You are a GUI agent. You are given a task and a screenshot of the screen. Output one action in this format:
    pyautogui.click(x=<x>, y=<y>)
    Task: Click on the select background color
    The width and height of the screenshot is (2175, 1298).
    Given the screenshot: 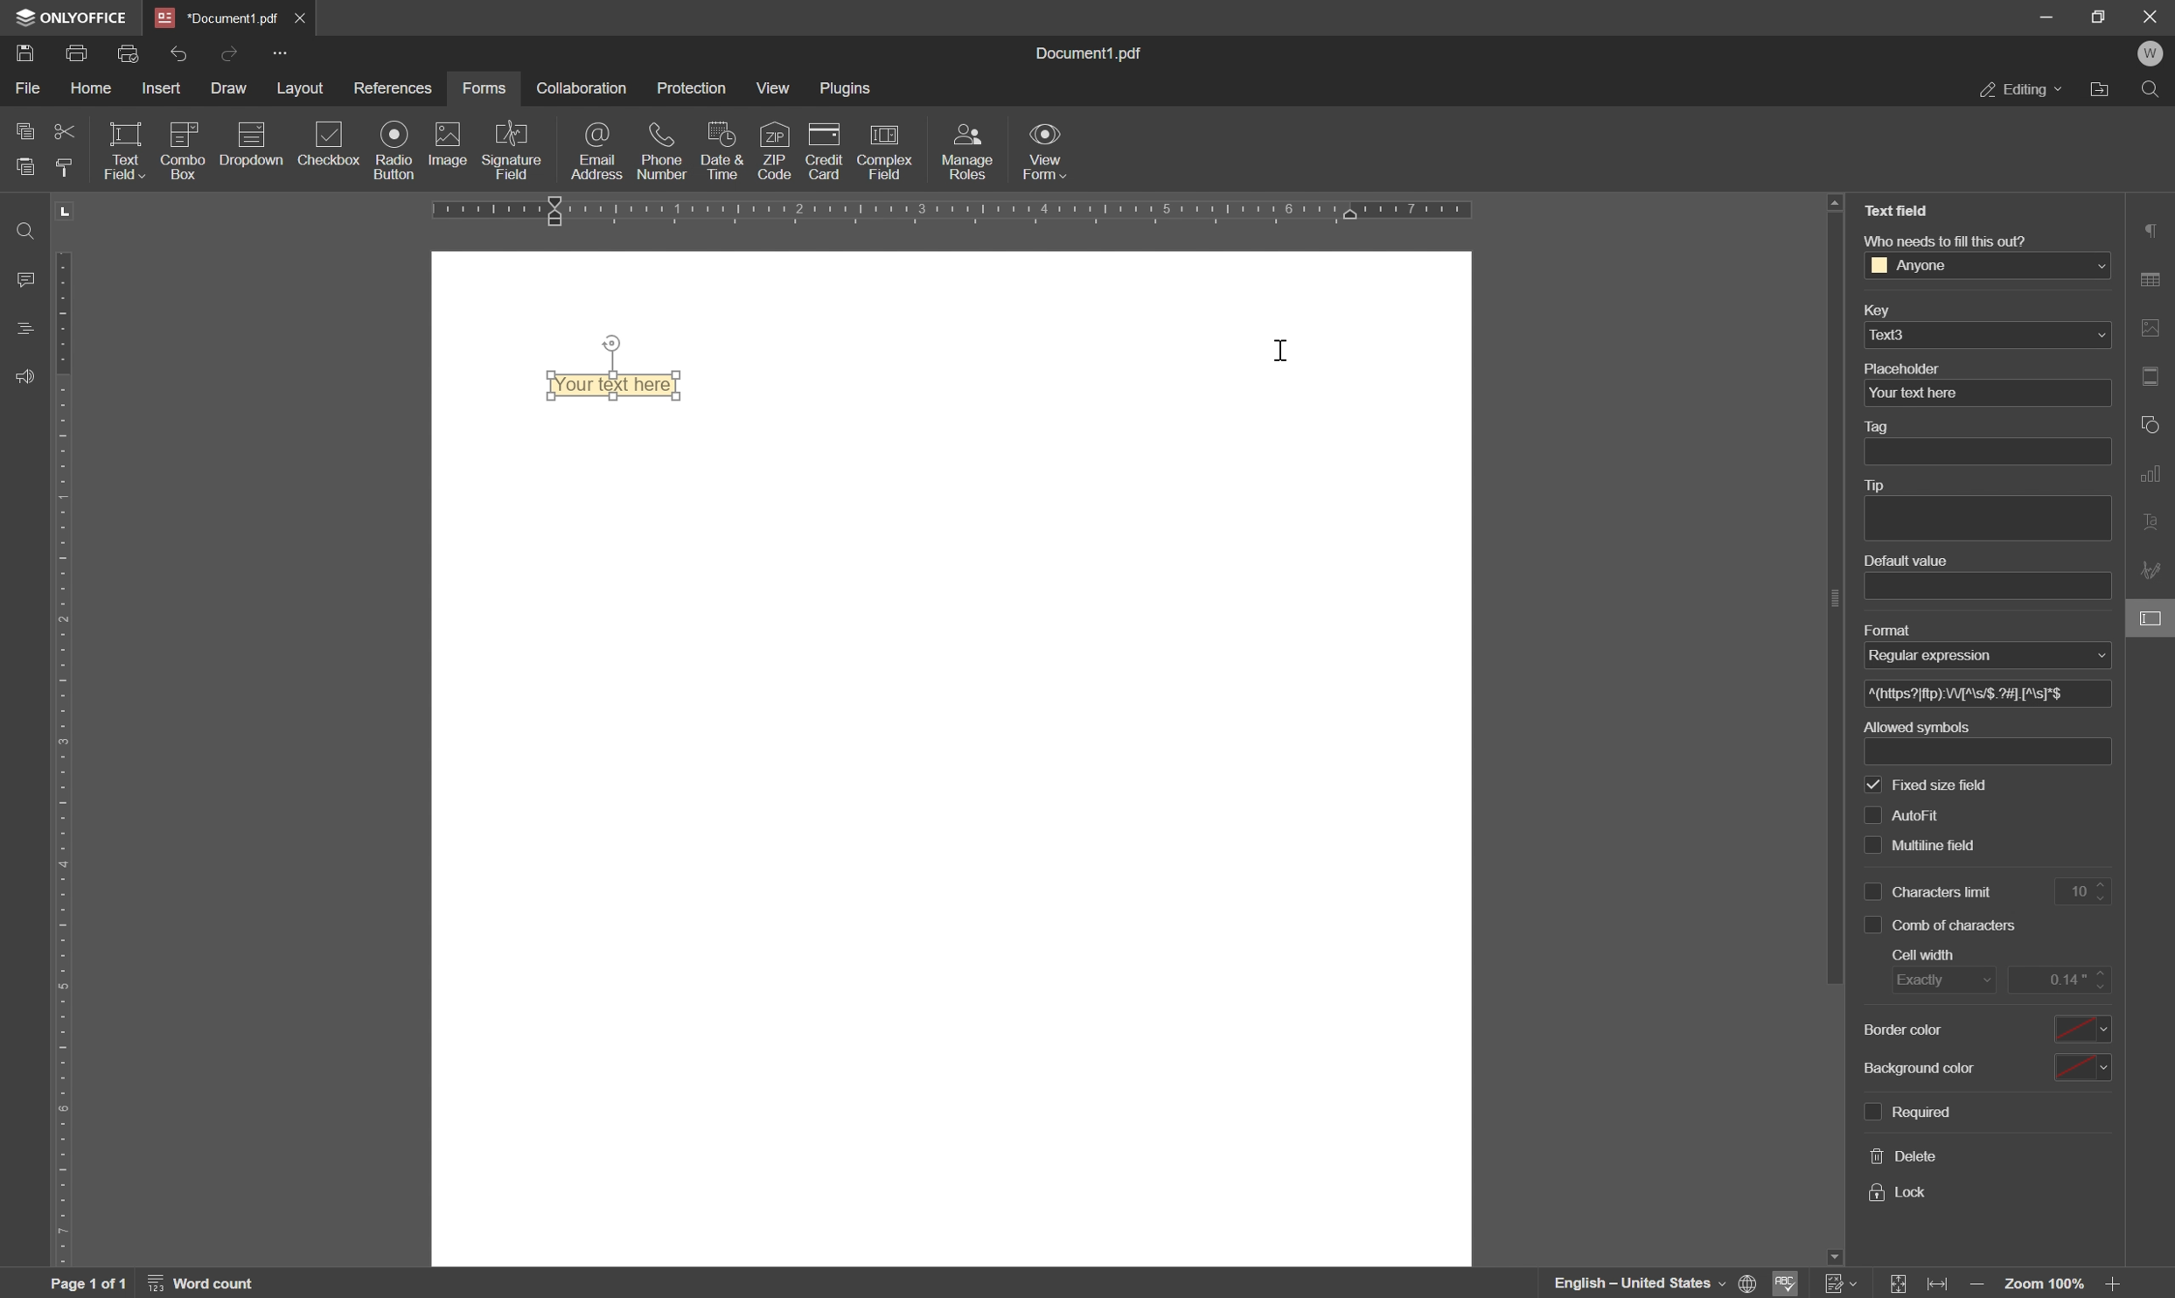 What is the action you would take?
    pyautogui.click(x=2084, y=1065)
    